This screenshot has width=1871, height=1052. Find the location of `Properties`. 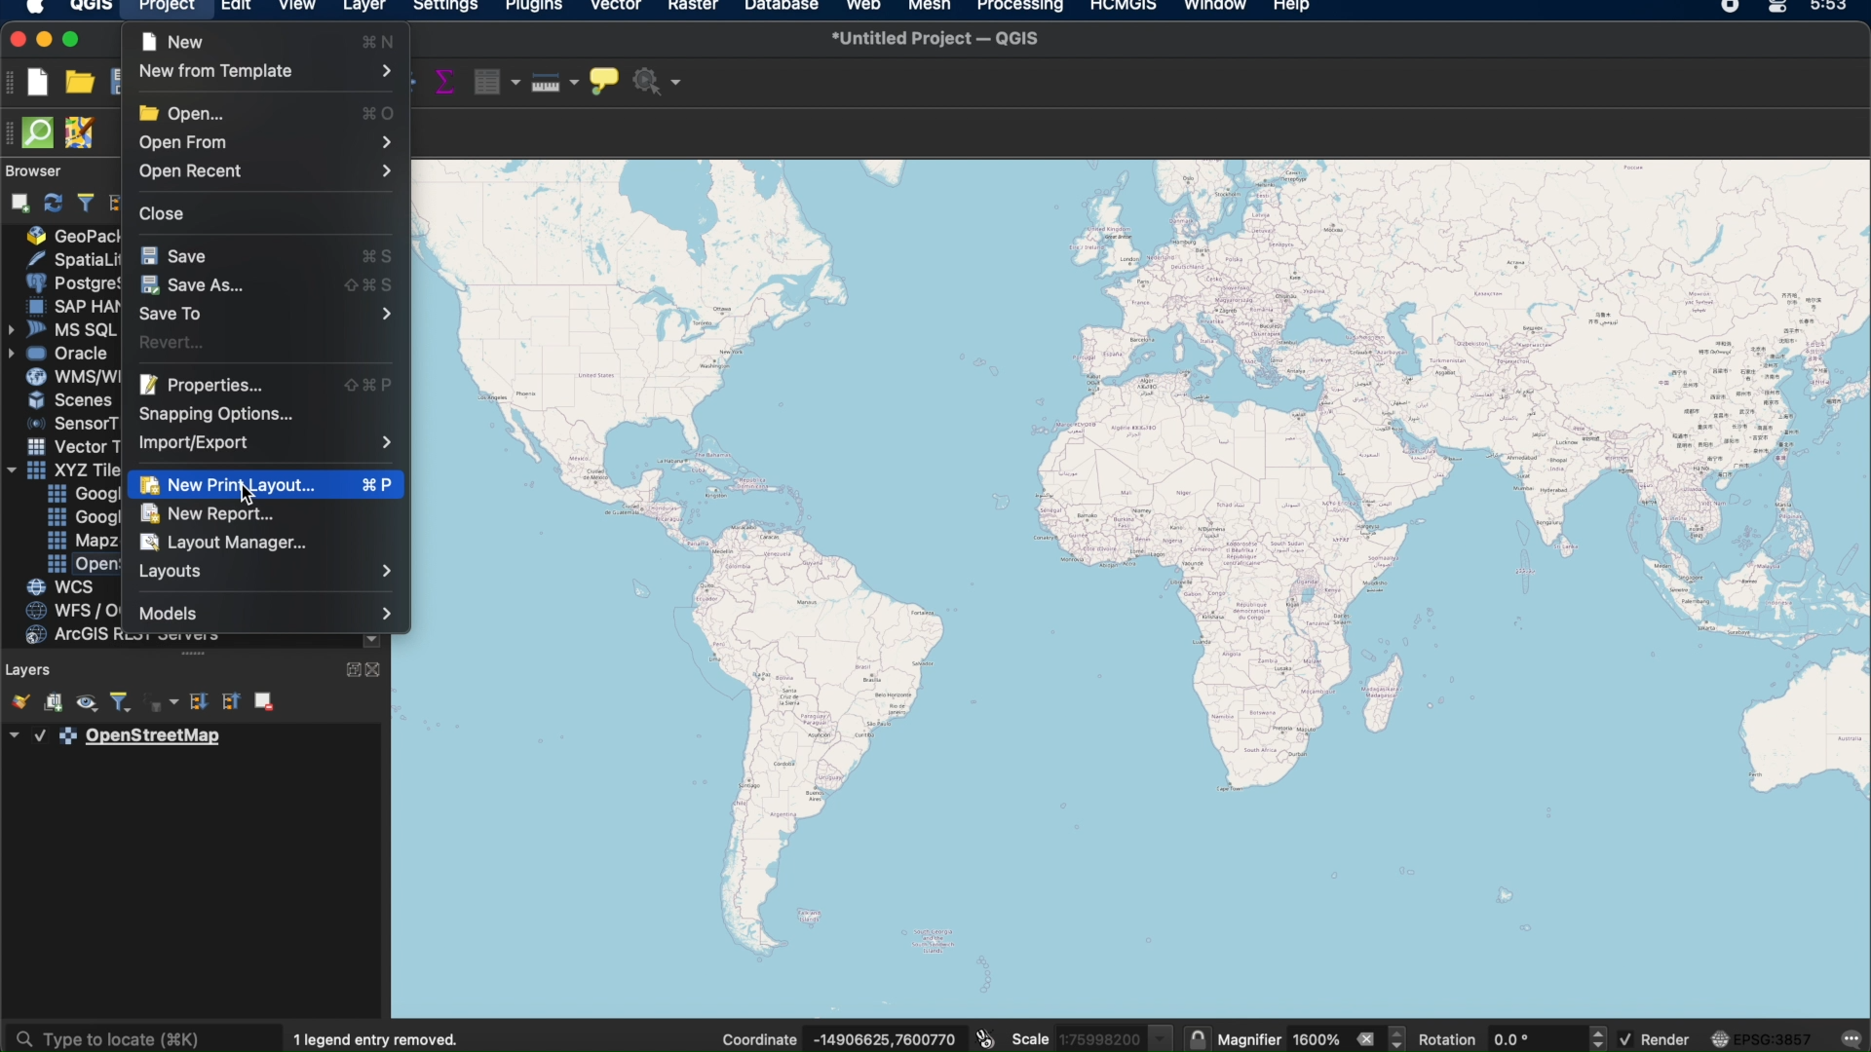

Properties is located at coordinates (271, 384).